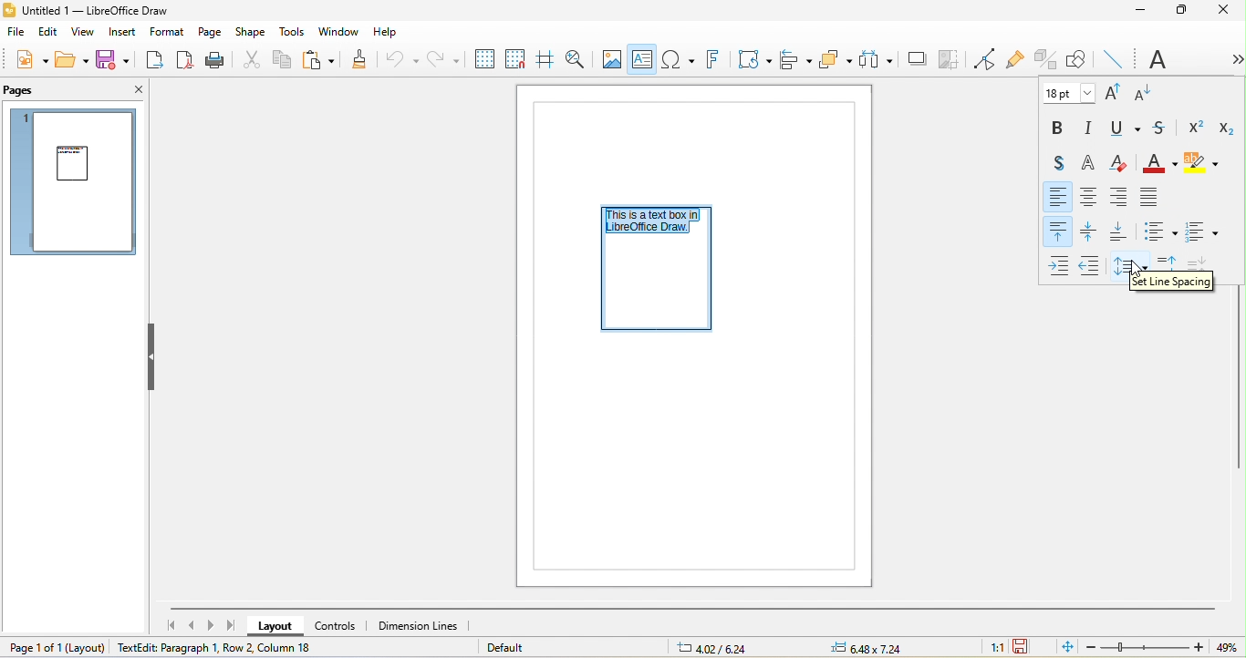 This screenshot has width=1246, height=658. What do you see at coordinates (1136, 270) in the screenshot?
I see `cursor movement` at bounding box center [1136, 270].